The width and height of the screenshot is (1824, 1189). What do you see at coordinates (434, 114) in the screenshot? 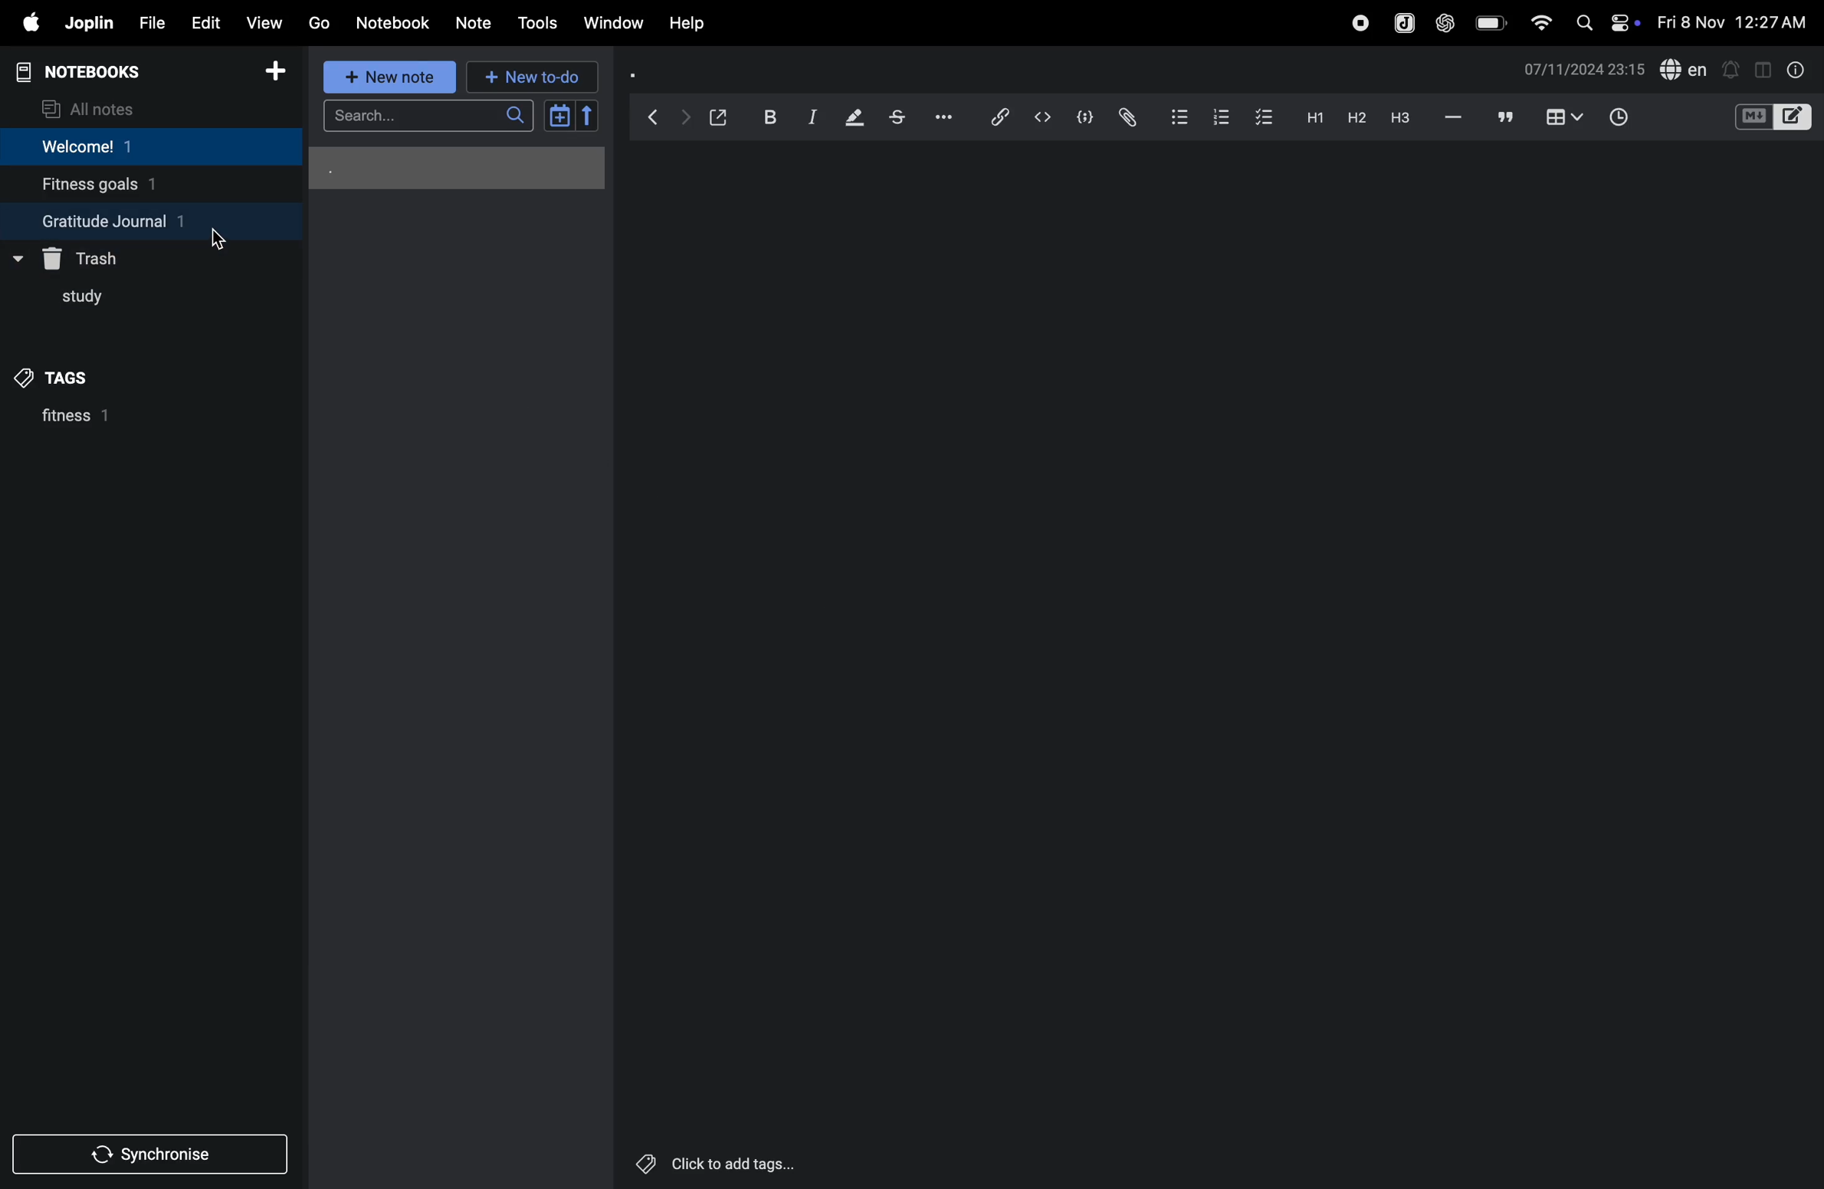
I see `search bar` at bounding box center [434, 114].